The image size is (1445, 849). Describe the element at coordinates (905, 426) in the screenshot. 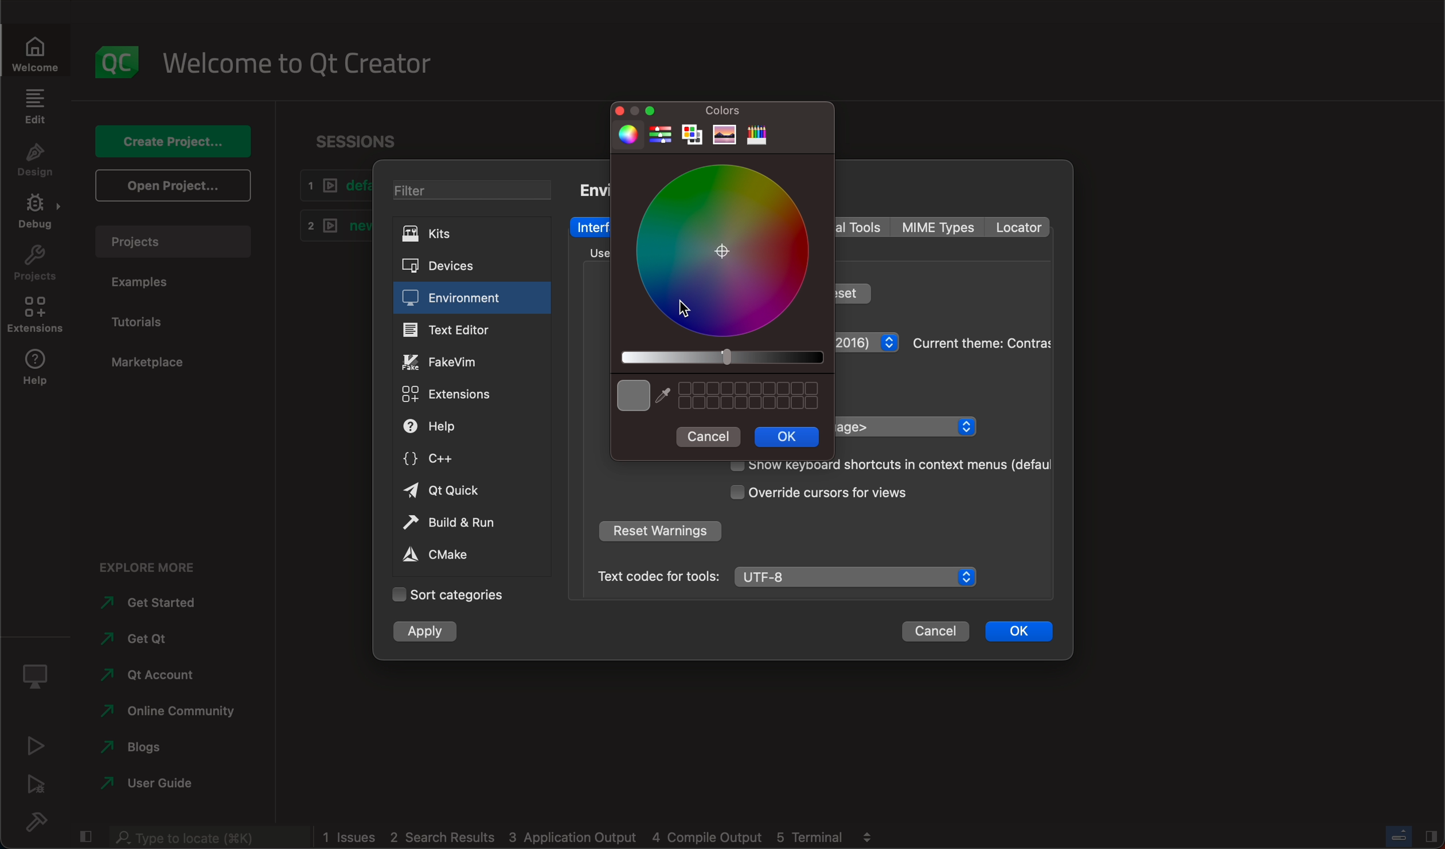

I see `language` at that location.